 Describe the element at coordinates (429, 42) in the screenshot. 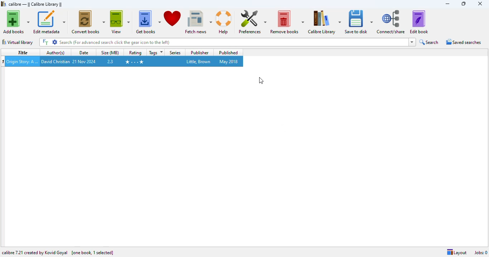

I see `search` at that location.